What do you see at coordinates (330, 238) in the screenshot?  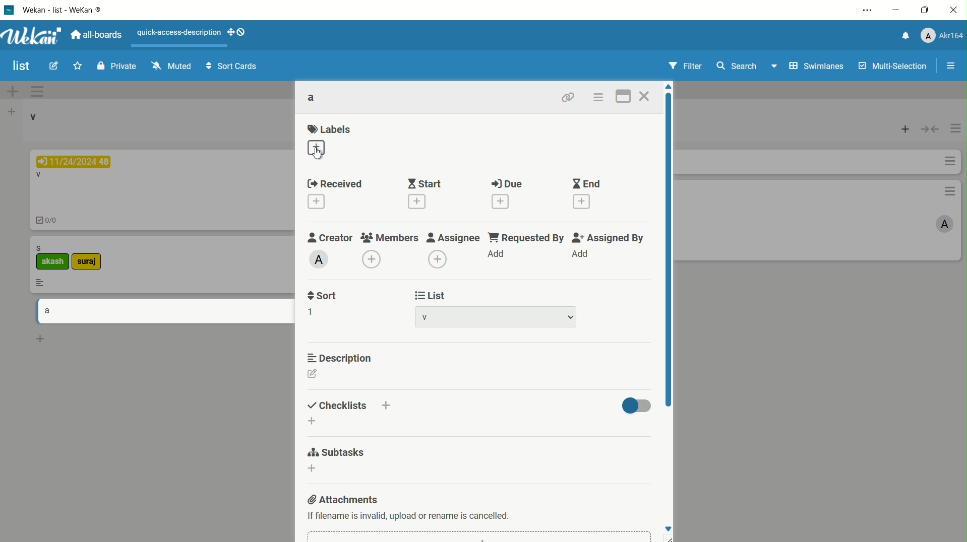 I see `creator` at bounding box center [330, 238].